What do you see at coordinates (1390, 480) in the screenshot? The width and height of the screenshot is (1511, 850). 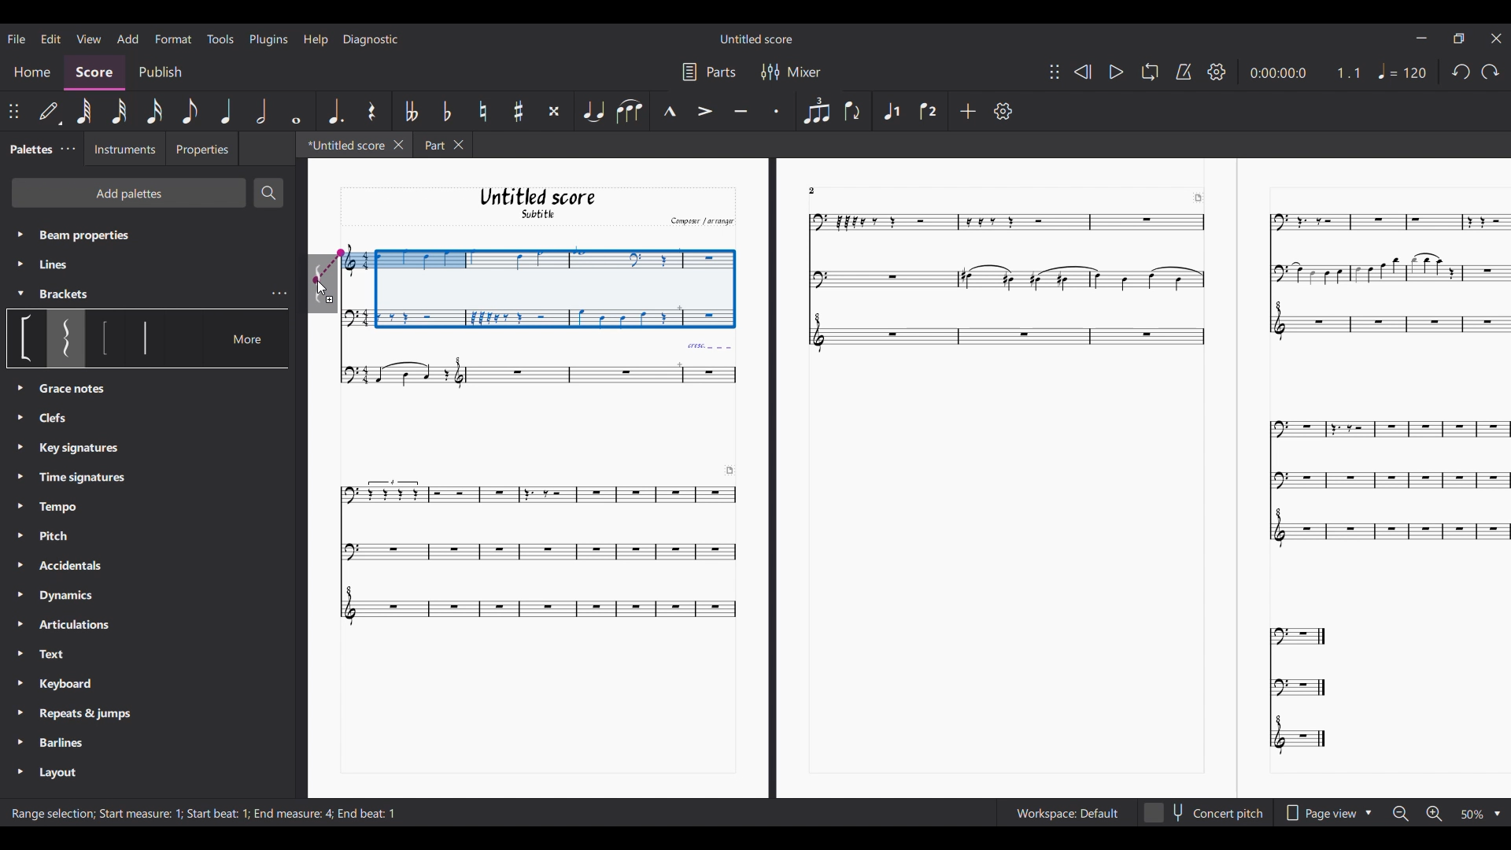 I see `` at bounding box center [1390, 480].